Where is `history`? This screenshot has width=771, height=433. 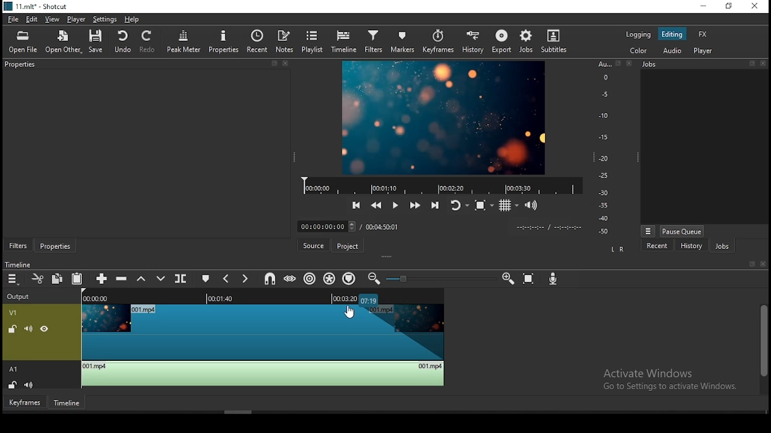
history is located at coordinates (686, 247).